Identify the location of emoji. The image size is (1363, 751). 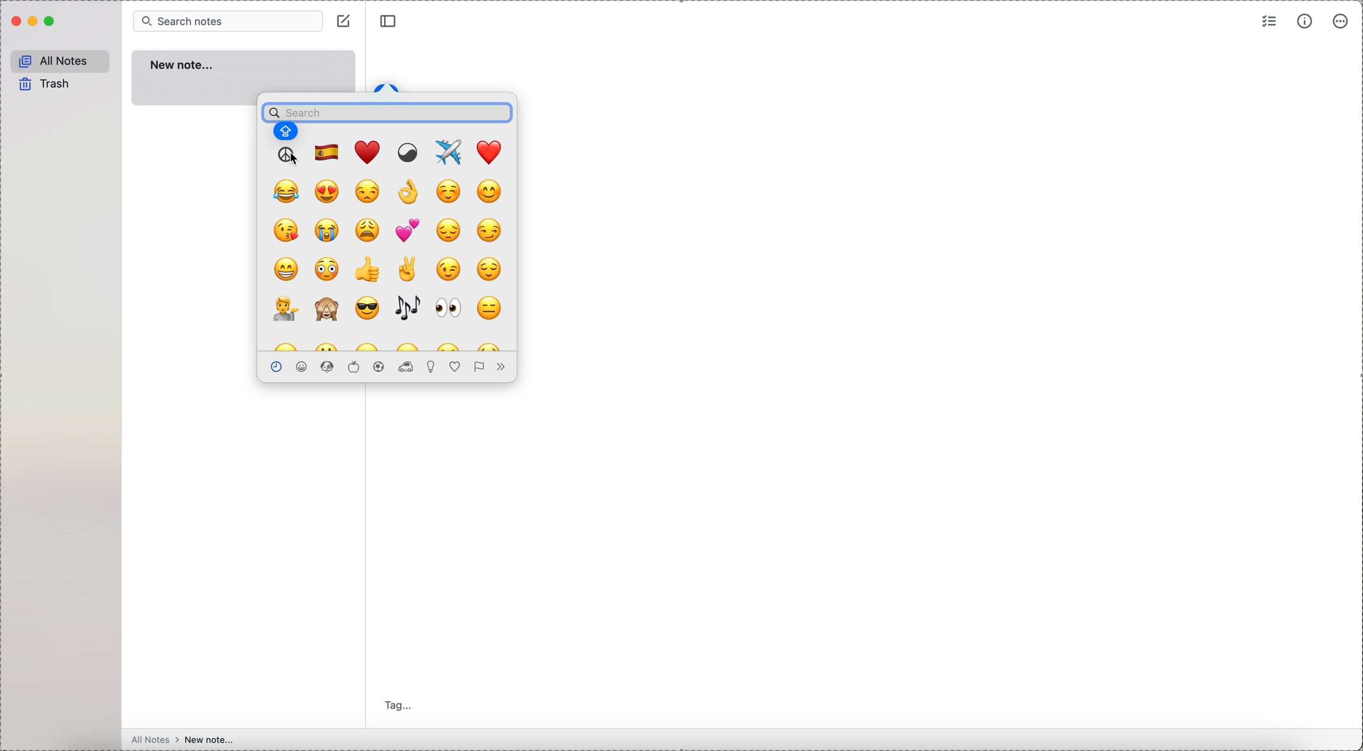
(369, 346).